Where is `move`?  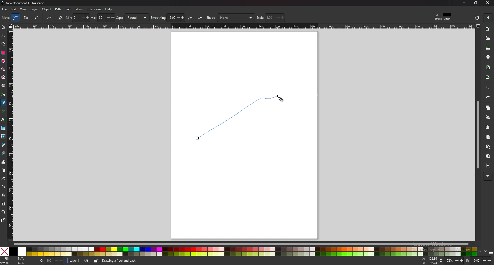 move is located at coordinates (5, 17).